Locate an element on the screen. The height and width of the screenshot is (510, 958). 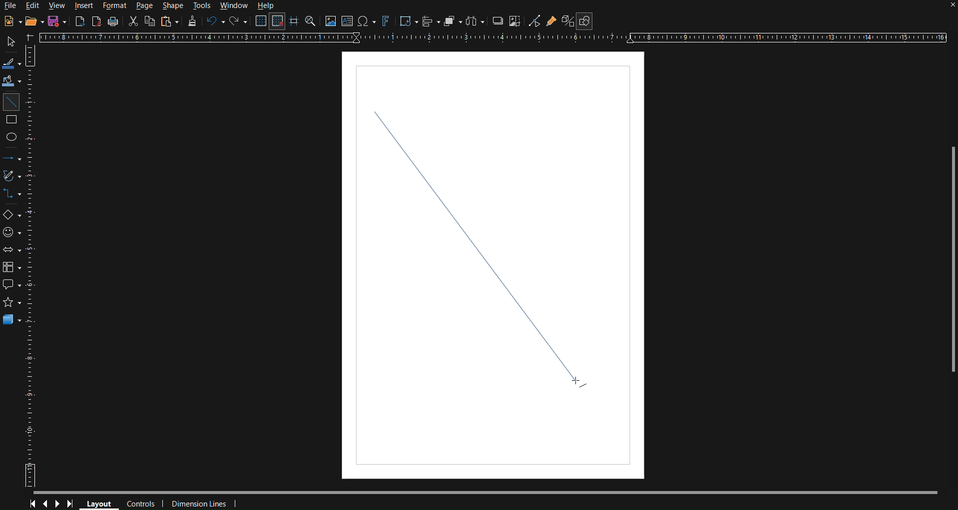
Layout is located at coordinates (100, 504).